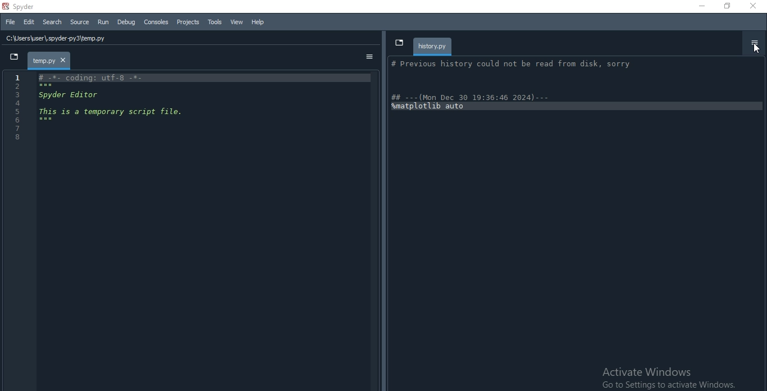  Describe the element at coordinates (515, 65) in the screenshot. I see `}| # Previous history could not be read from disk, sorry` at that location.